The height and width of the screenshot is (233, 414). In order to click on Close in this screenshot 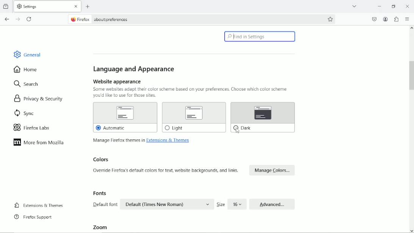, I will do `click(408, 6)`.